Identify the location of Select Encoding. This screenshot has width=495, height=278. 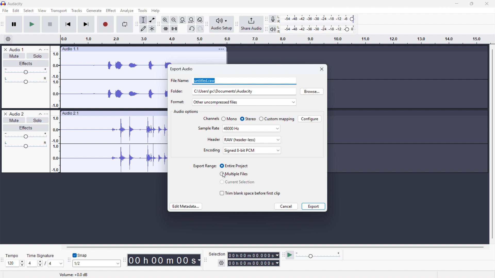
(252, 150).